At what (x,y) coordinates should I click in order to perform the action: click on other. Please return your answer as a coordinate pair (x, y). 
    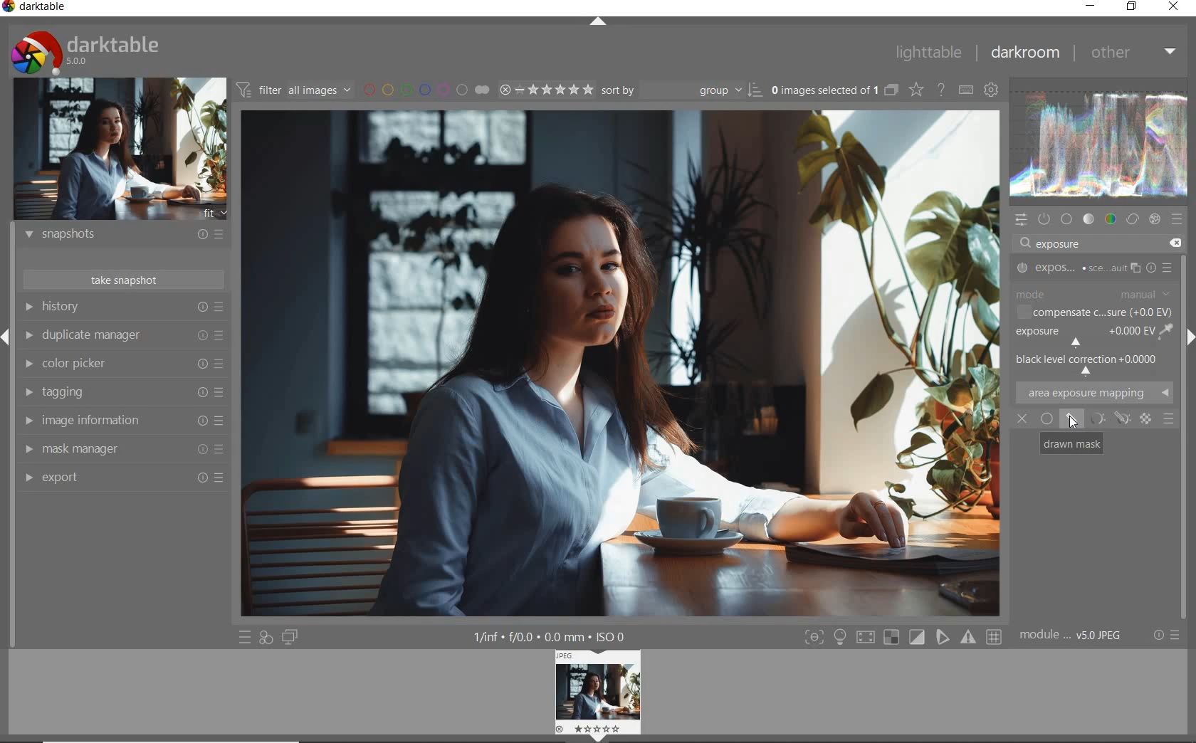
    Looking at the image, I should click on (1134, 55).